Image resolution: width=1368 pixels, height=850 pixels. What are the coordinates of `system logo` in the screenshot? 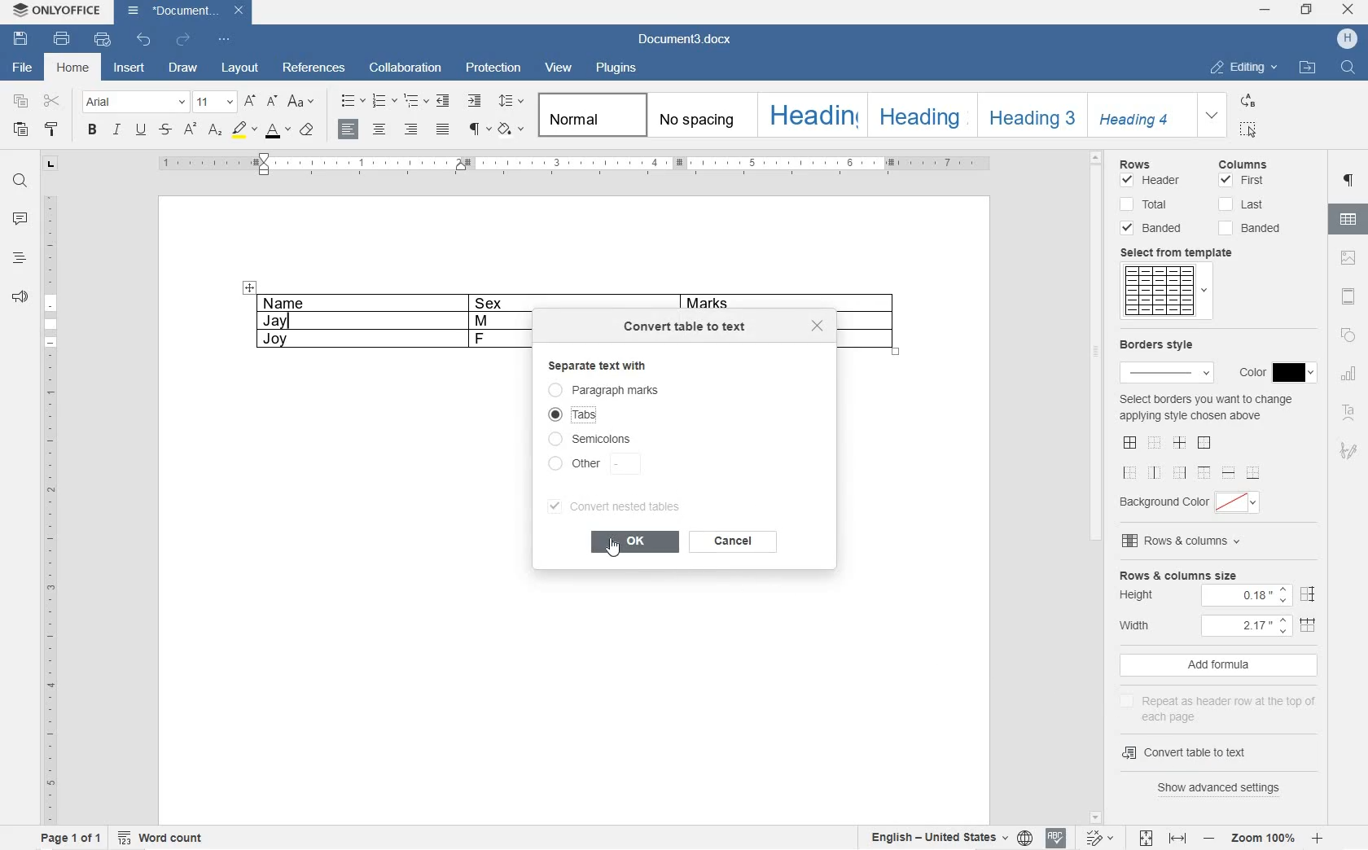 It's located at (20, 11).